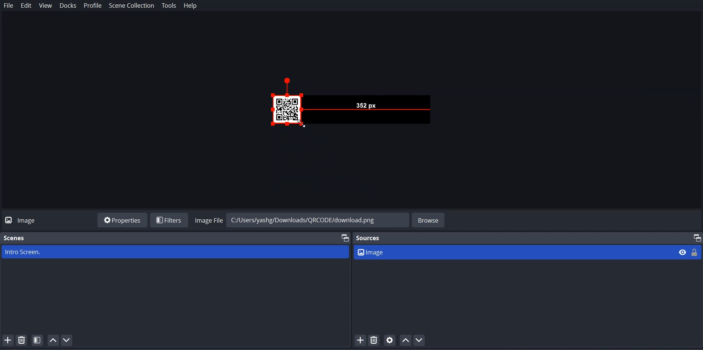  What do you see at coordinates (23, 220) in the screenshot?
I see `Logo` at bounding box center [23, 220].